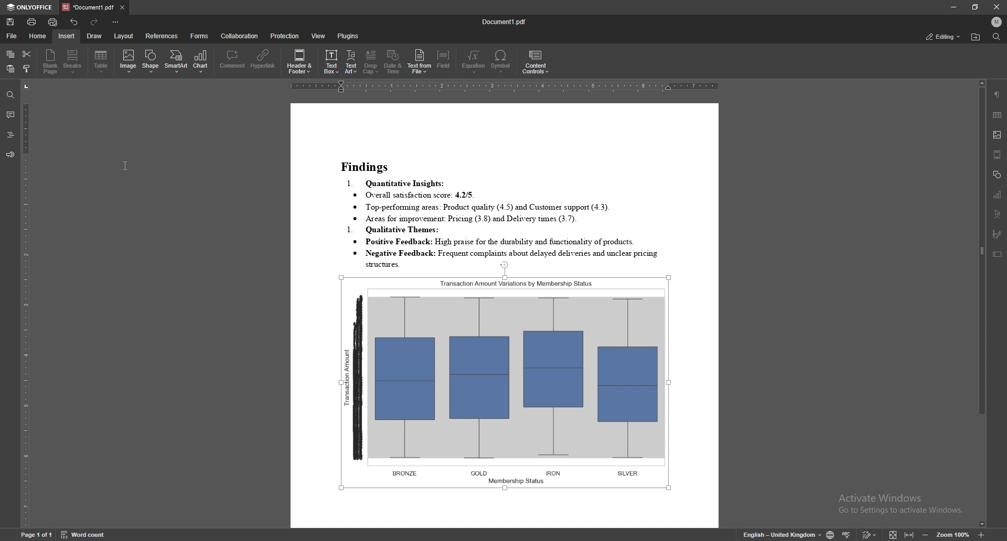 Image resolution: width=1007 pixels, height=541 pixels. I want to click on word count, so click(84, 534).